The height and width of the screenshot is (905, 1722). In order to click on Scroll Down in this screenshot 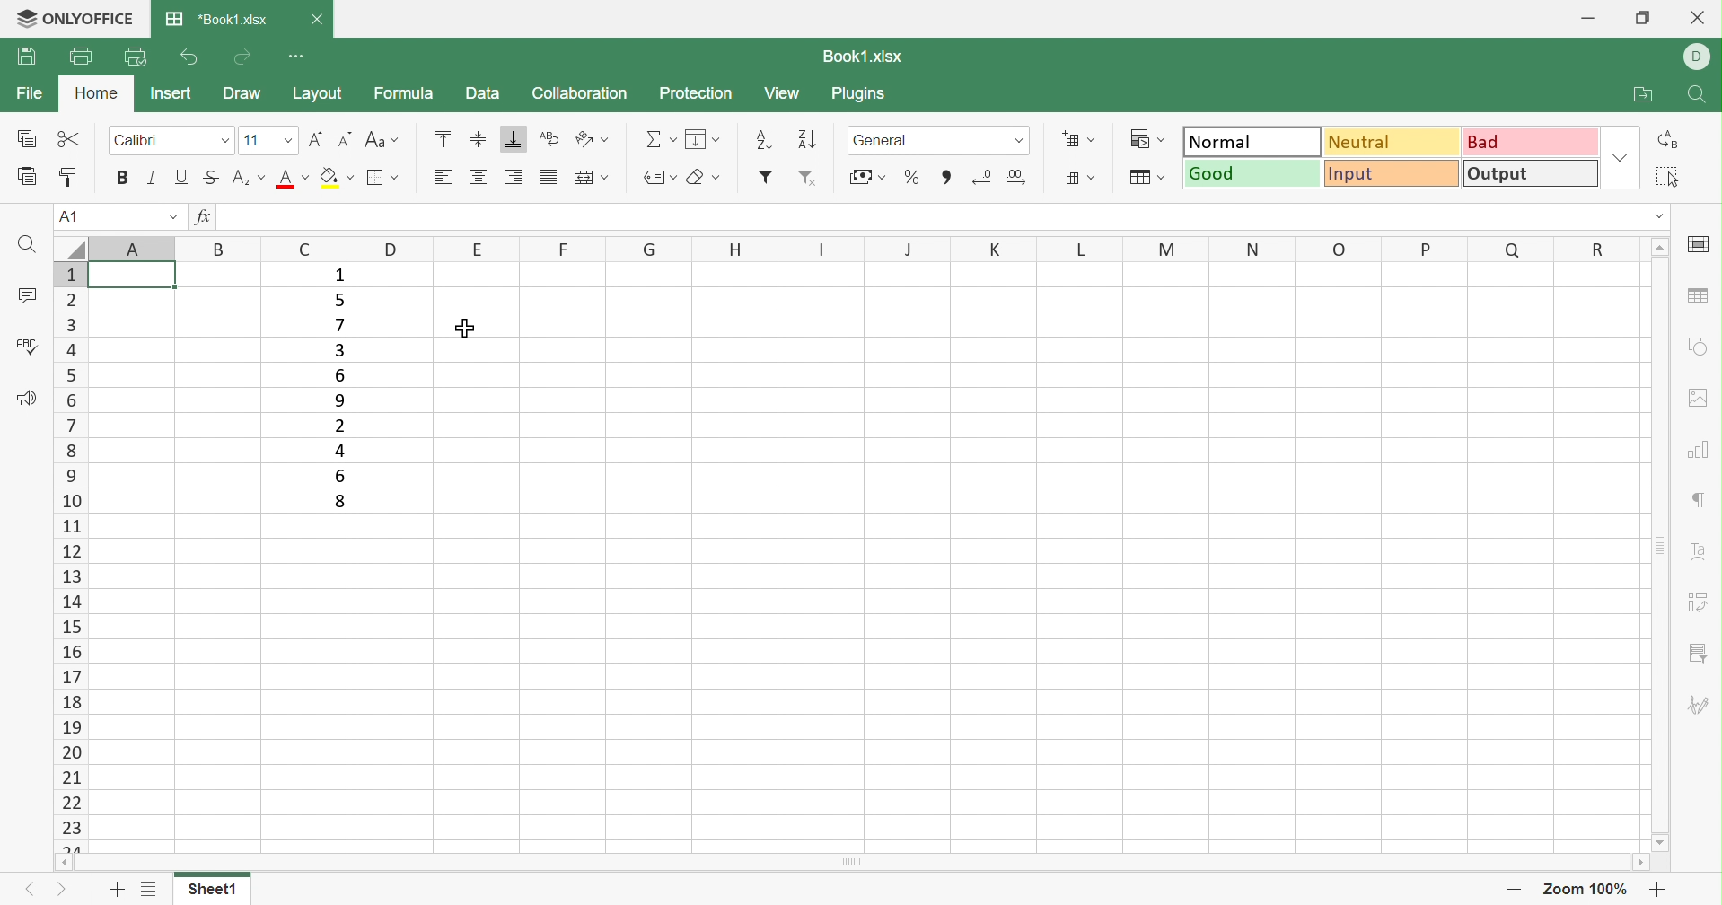, I will do `click(1654, 841)`.